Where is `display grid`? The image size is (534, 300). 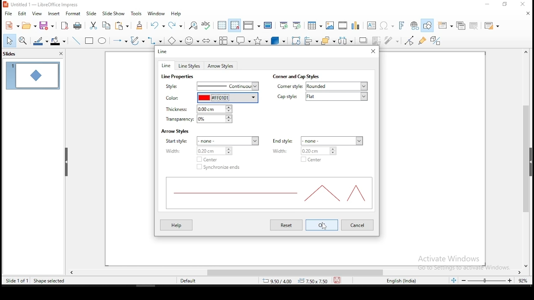 display grid is located at coordinates (222, 25).